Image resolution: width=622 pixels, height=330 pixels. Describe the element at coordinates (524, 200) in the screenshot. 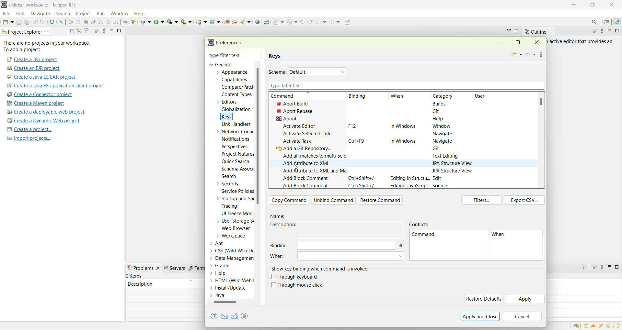

I see `export CSV` at that location.